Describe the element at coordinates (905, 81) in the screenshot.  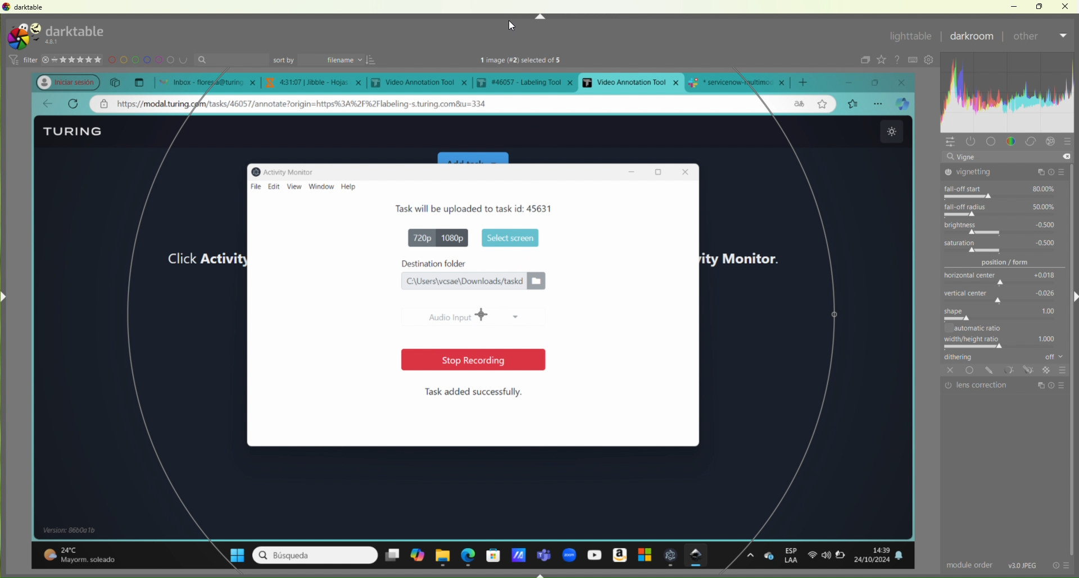
I see `close` at that location.